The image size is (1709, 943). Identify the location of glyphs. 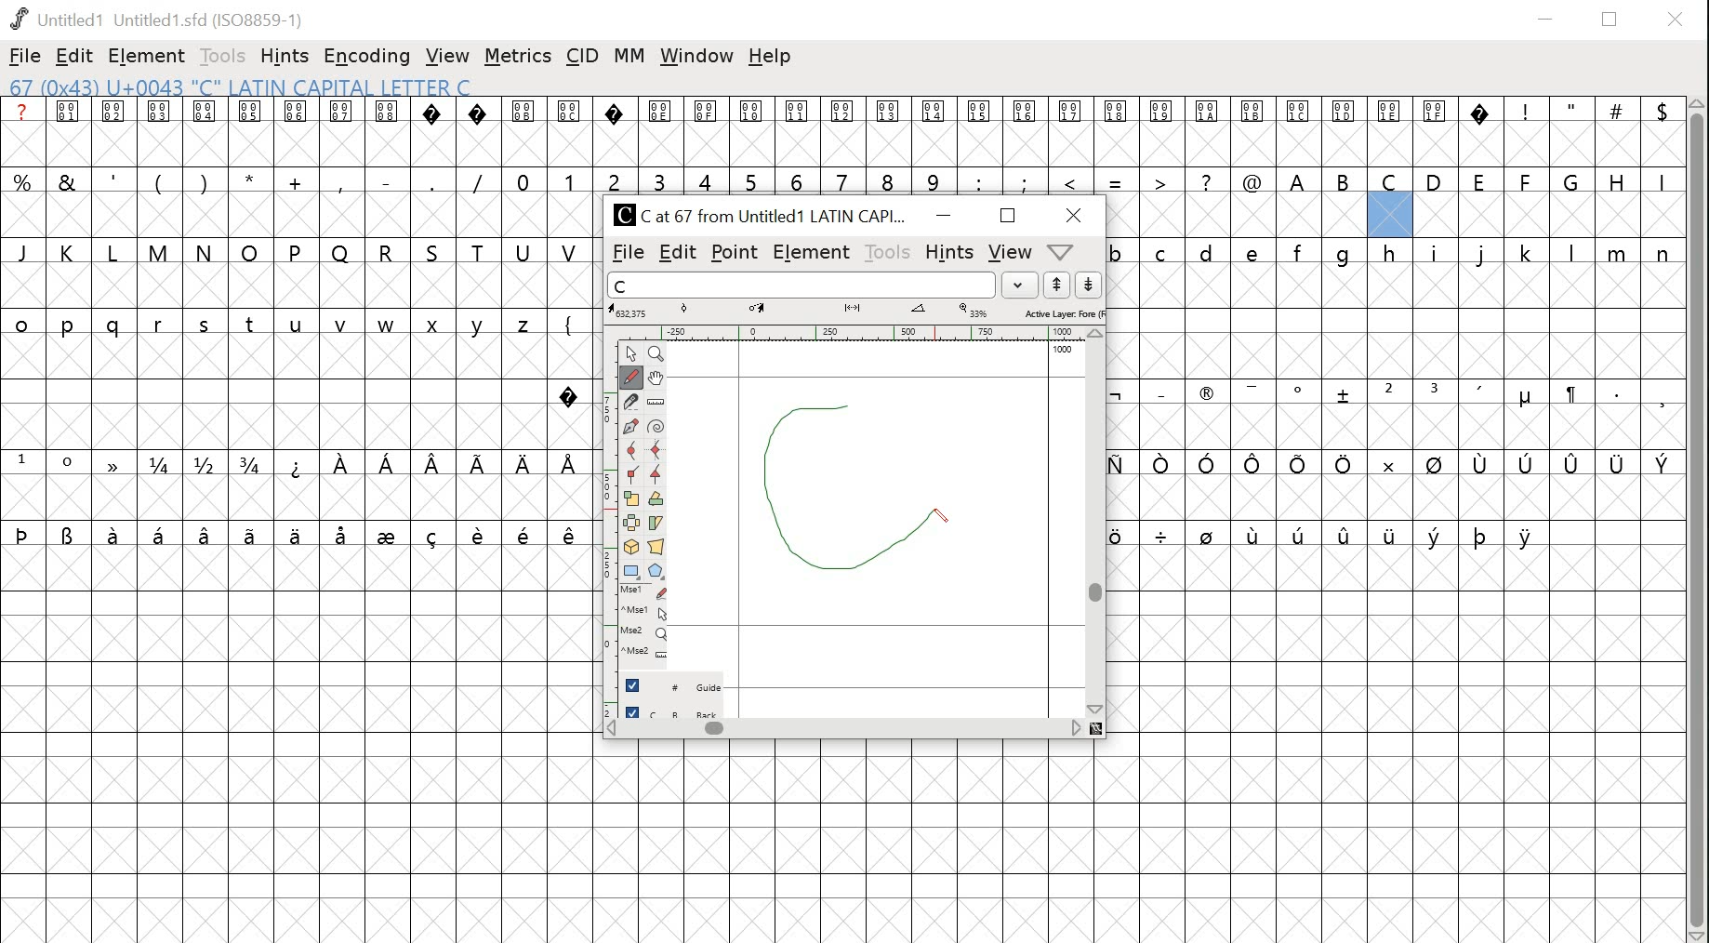
(854, 145).